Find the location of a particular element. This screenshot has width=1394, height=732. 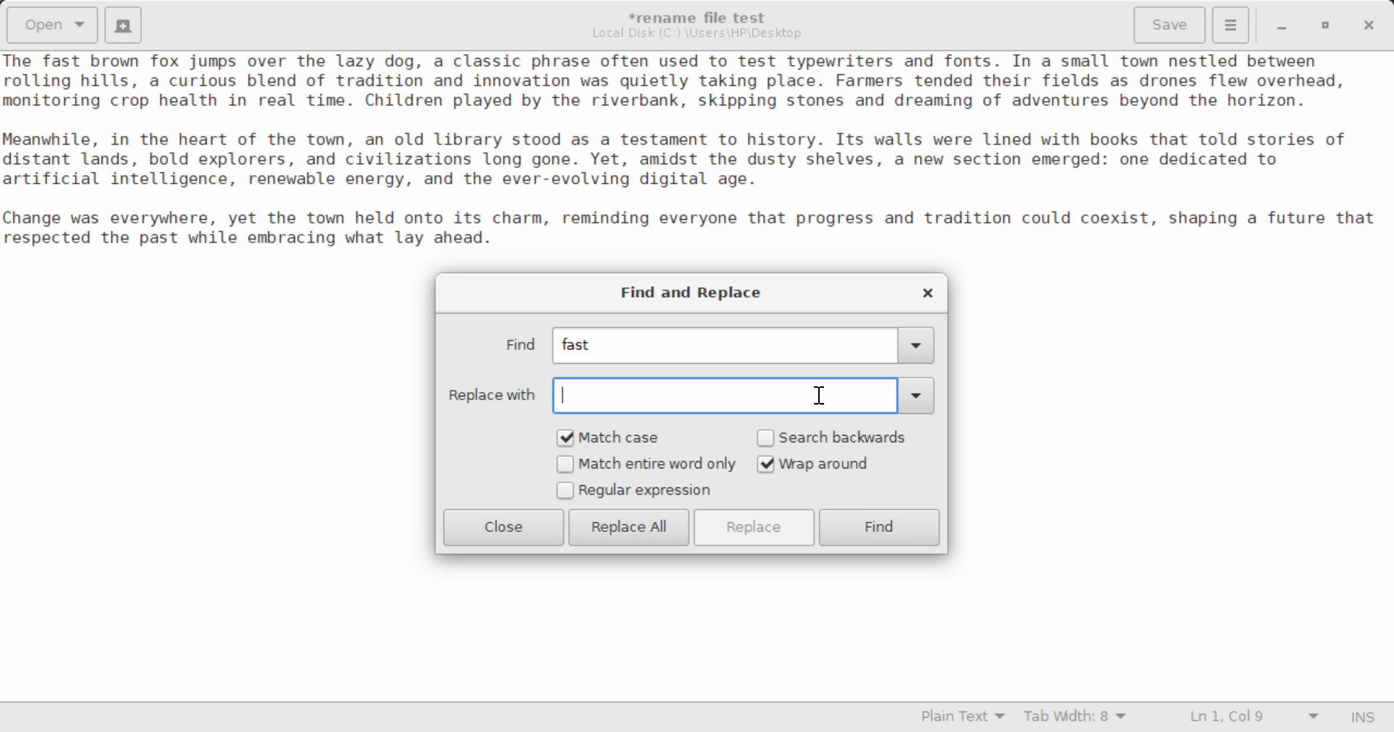

Open Document is located at coordinates (49, 25).